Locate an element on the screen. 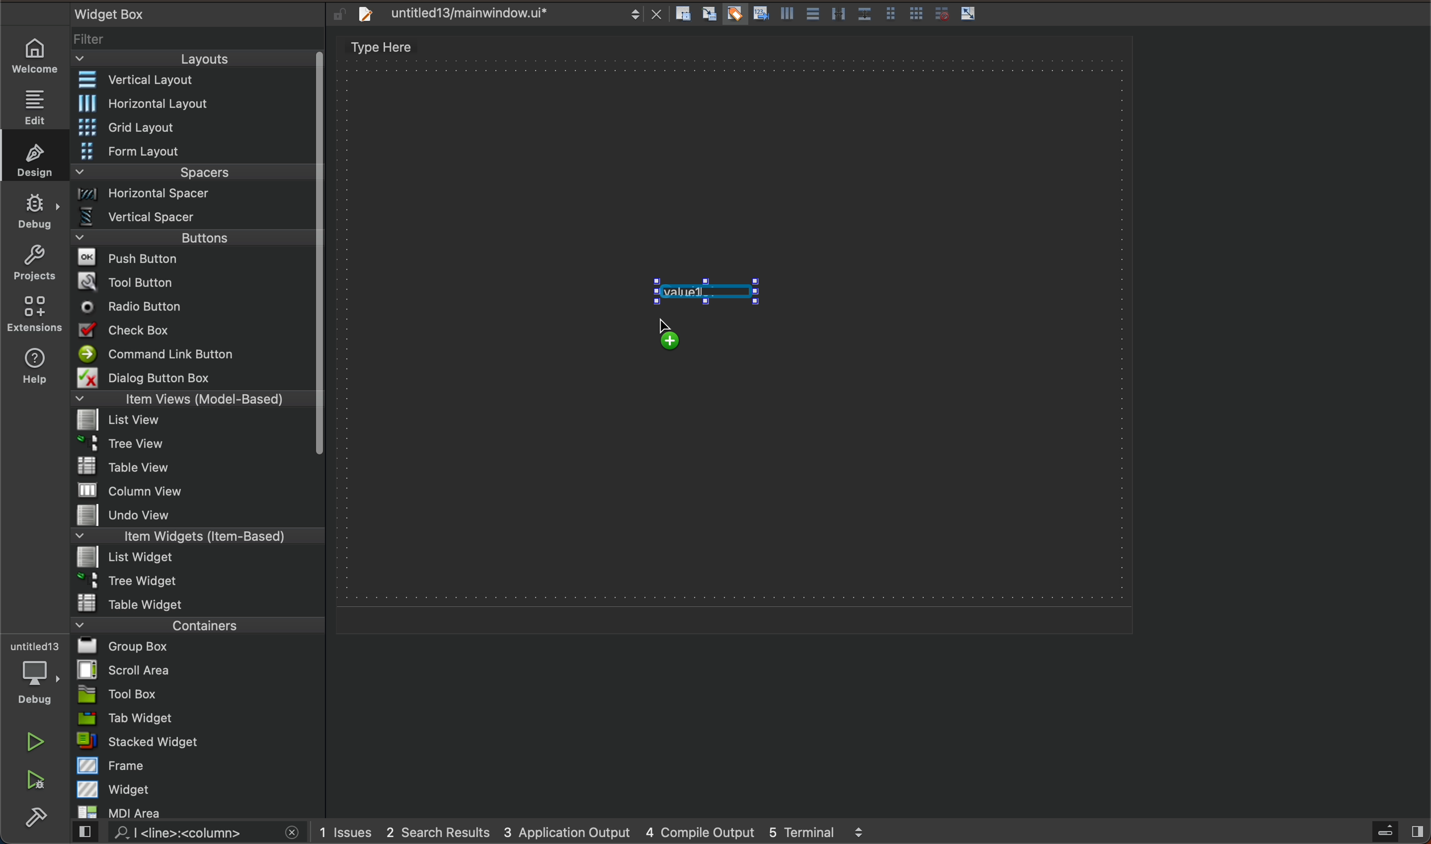 The image size is (1431, 844). layouts is located at coordinates (193, 63).